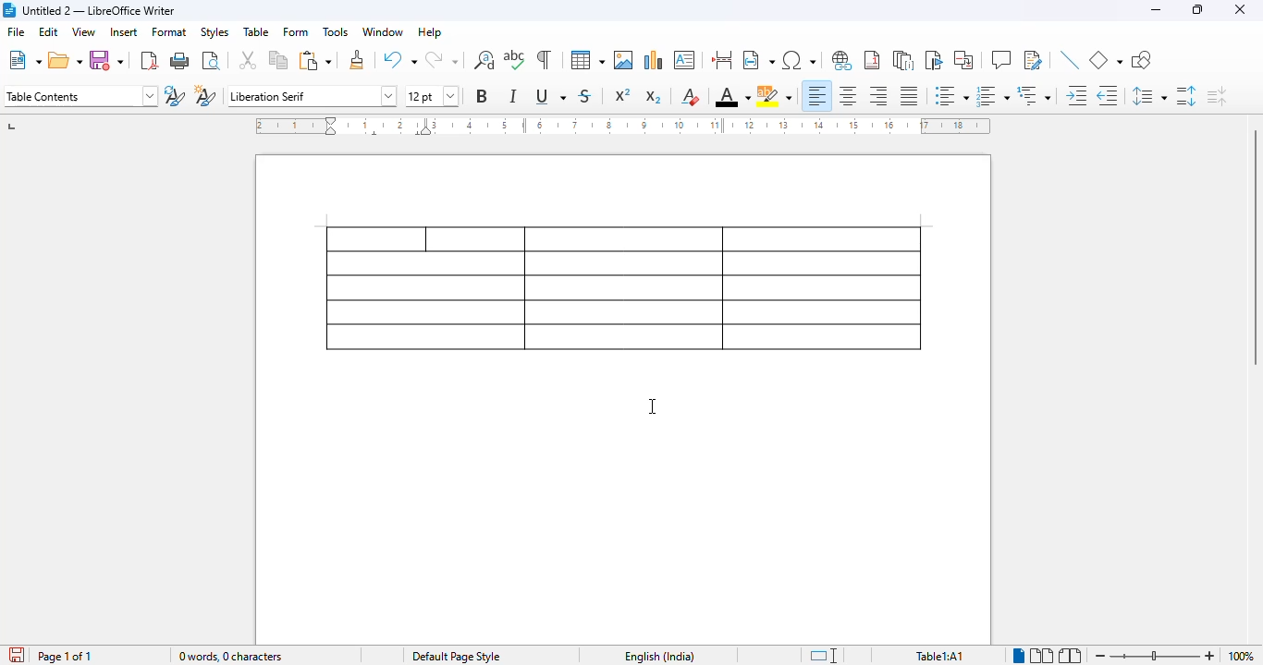 The width and height of the screenshot is (1263, 665). Describe the element at coordinates (66, 61) in the screenshot. I see `open` at that location.